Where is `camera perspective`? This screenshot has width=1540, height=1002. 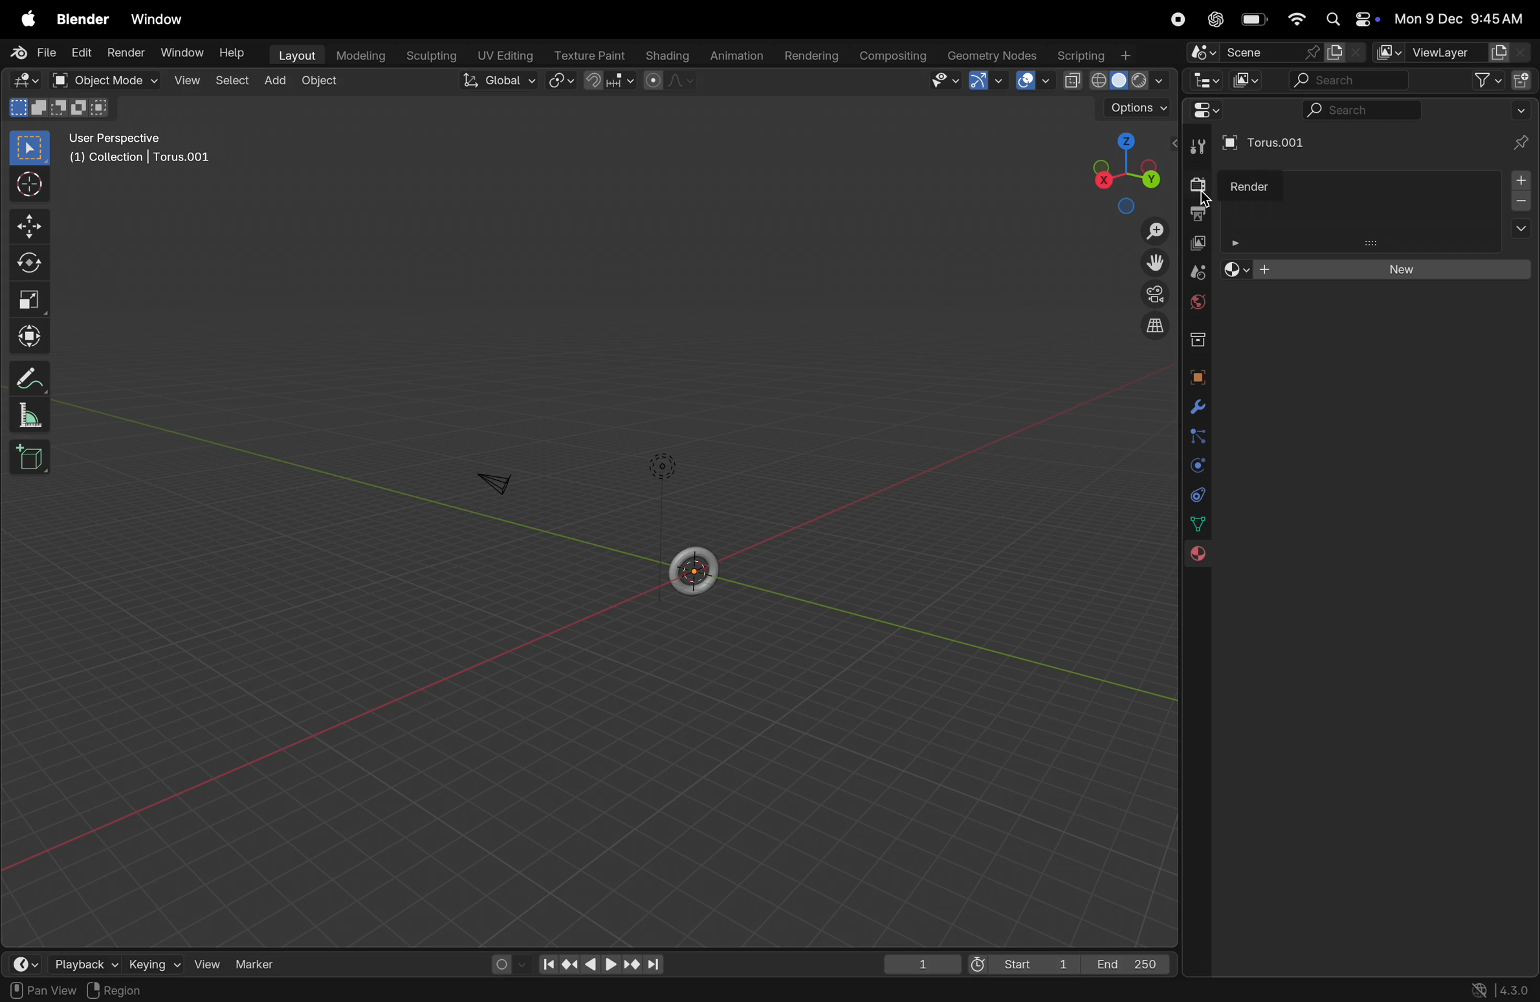
camera perspective is located at coordinates (1152, 293).